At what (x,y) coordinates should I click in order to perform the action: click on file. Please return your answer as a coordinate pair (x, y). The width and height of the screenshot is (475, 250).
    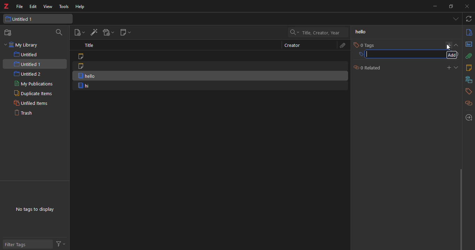
    Looking at the image, I should click on (20, 7).